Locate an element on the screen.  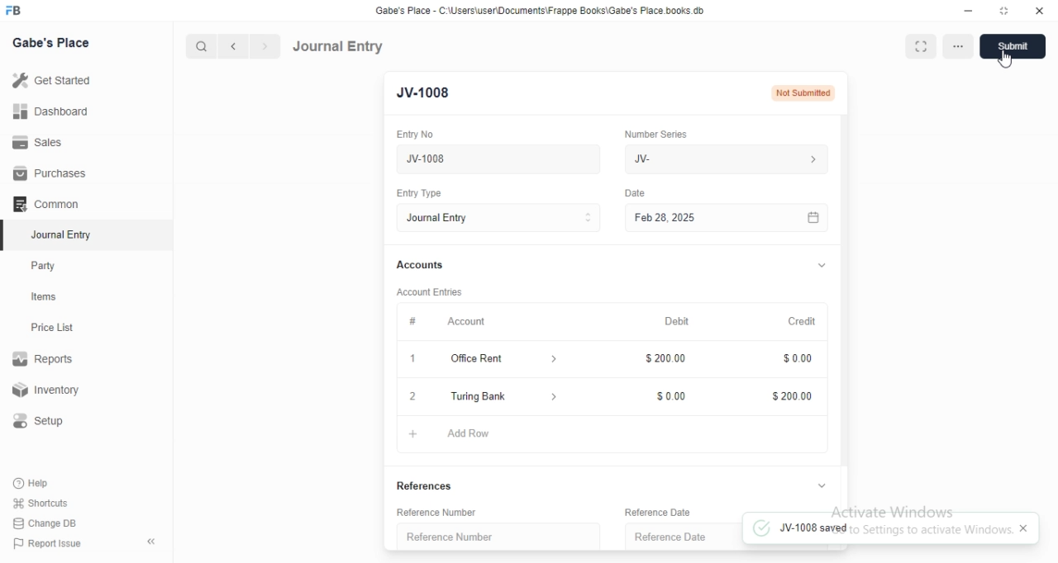
« is located at coordinates (153, 542).